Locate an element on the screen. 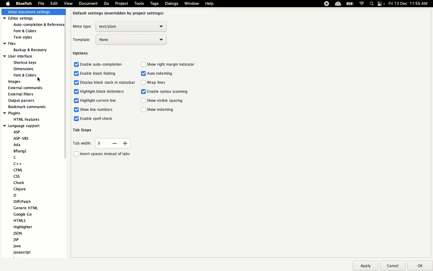 The height and width of the screenshot is (271, 433). Bookmark recommends is located at coordinates (28, 106).